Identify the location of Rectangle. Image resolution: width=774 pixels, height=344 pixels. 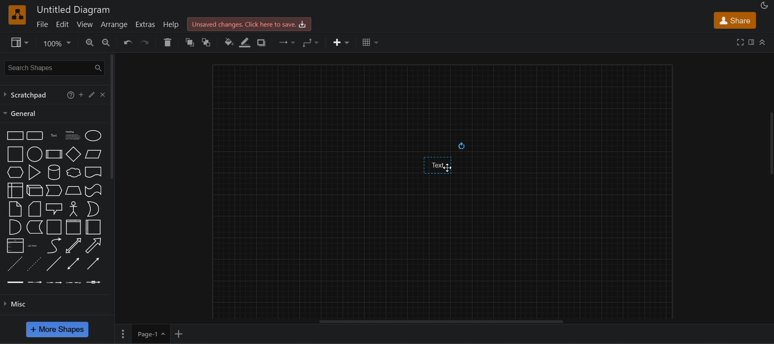
(15, 135).